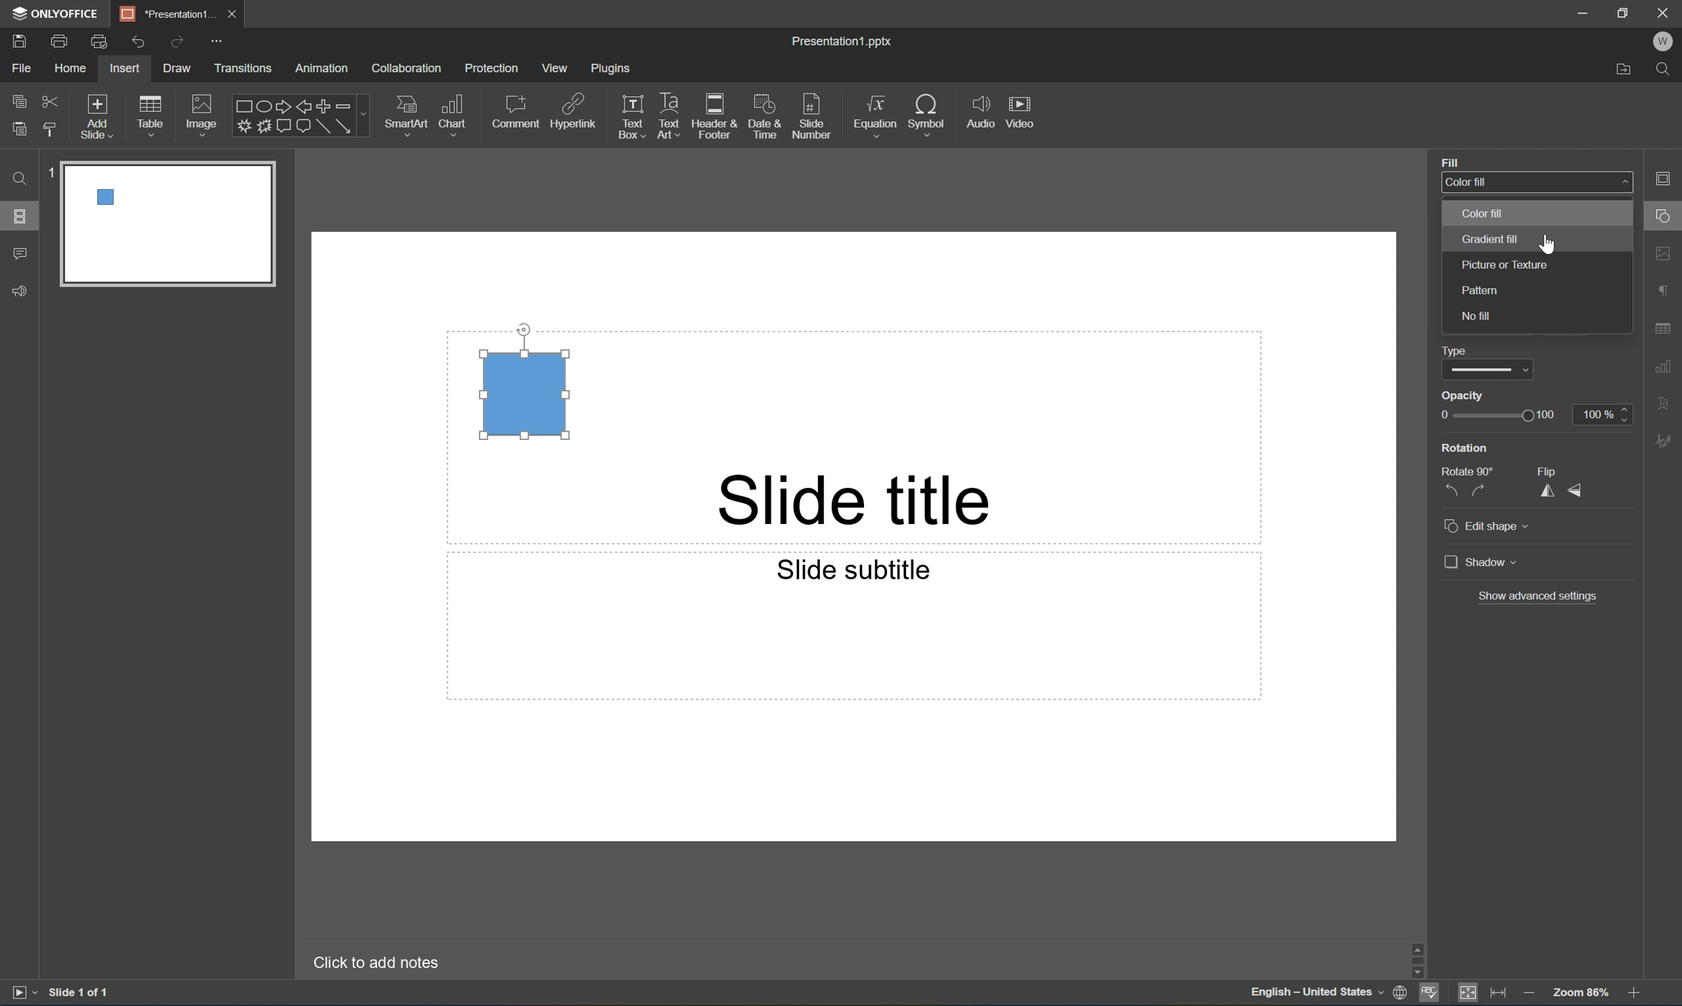 This screenshot has width=1682, height=1006. What do you see at coordinates (98, 41) in the screenshot?
I see `Quick Print` at bounding box center [98, 41].